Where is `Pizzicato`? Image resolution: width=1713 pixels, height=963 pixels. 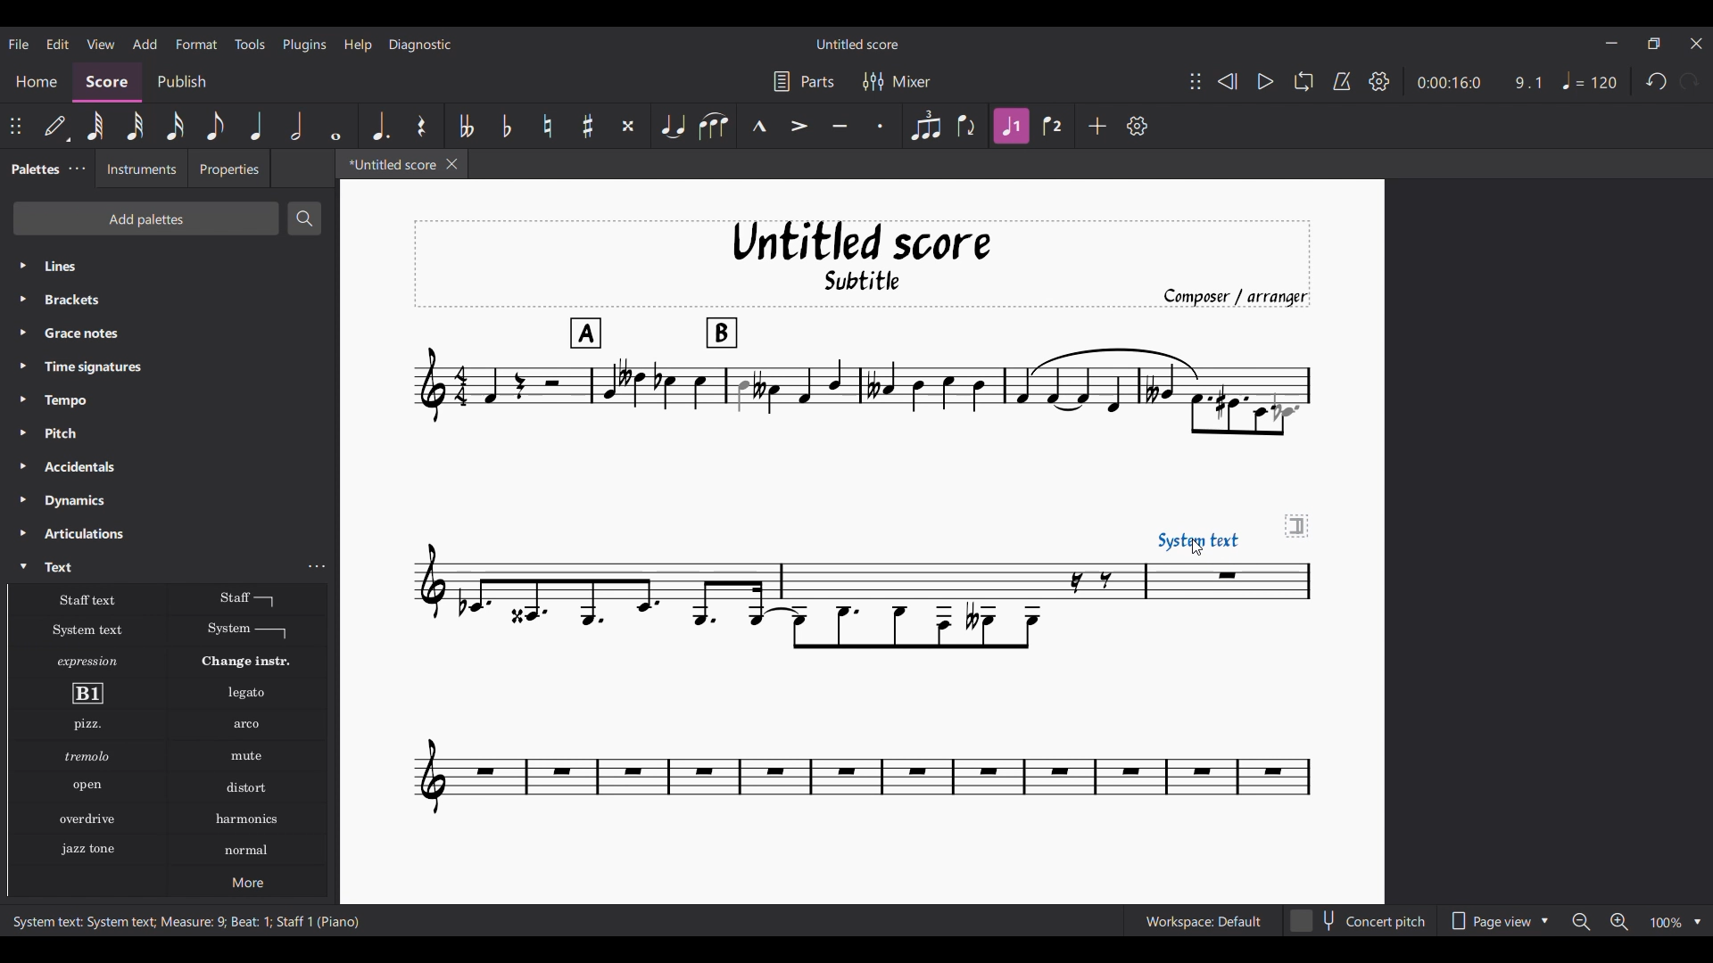
Pizzicato is located at coordinates (87, 724).